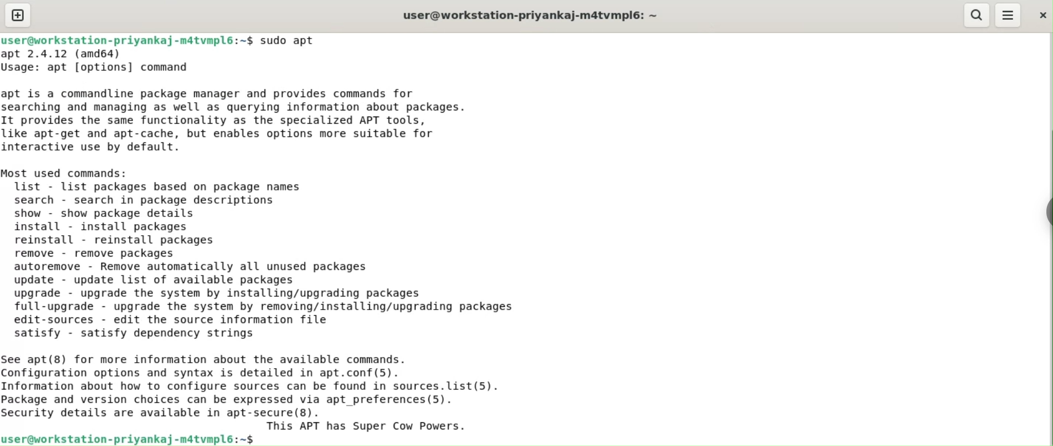  I want to click on user@workstation-priyankaj-m4tvmplé: ~, so click(537, 17).